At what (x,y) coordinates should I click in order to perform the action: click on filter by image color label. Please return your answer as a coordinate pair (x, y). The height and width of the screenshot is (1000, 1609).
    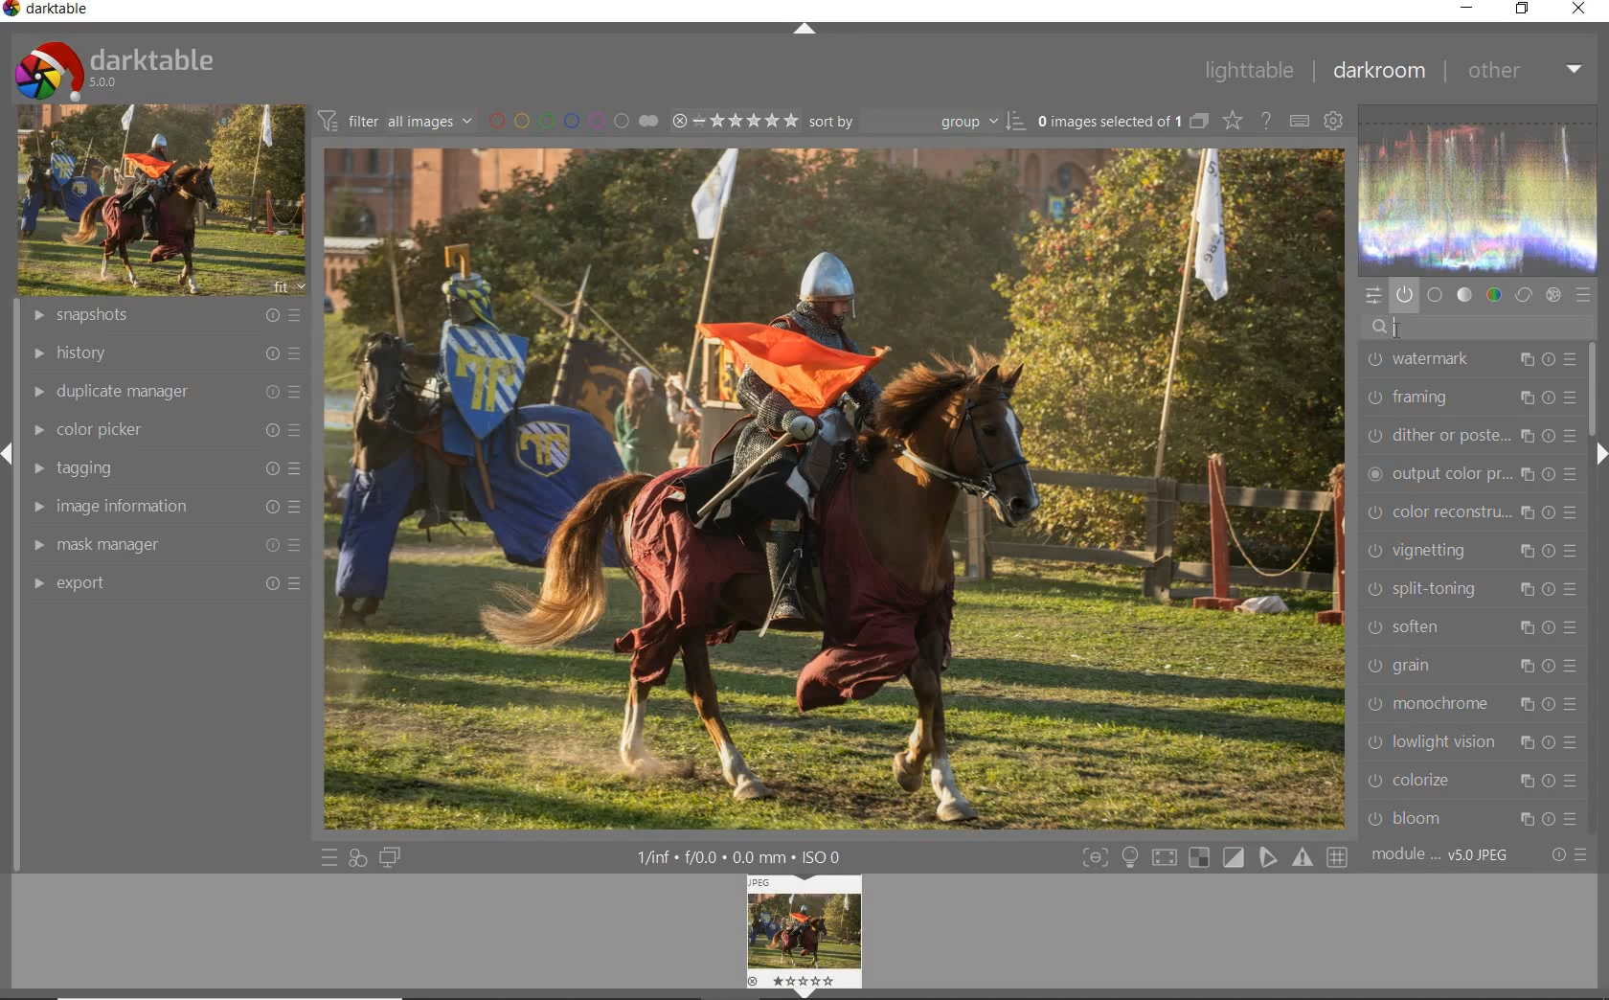
    Looking at the image, I should click on (573, 120).